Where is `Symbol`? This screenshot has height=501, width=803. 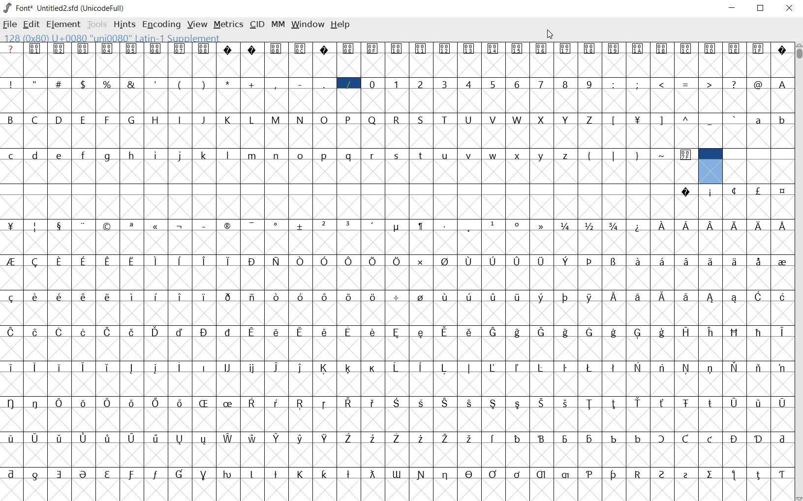 Symbol is located at coordinates (229, 332).